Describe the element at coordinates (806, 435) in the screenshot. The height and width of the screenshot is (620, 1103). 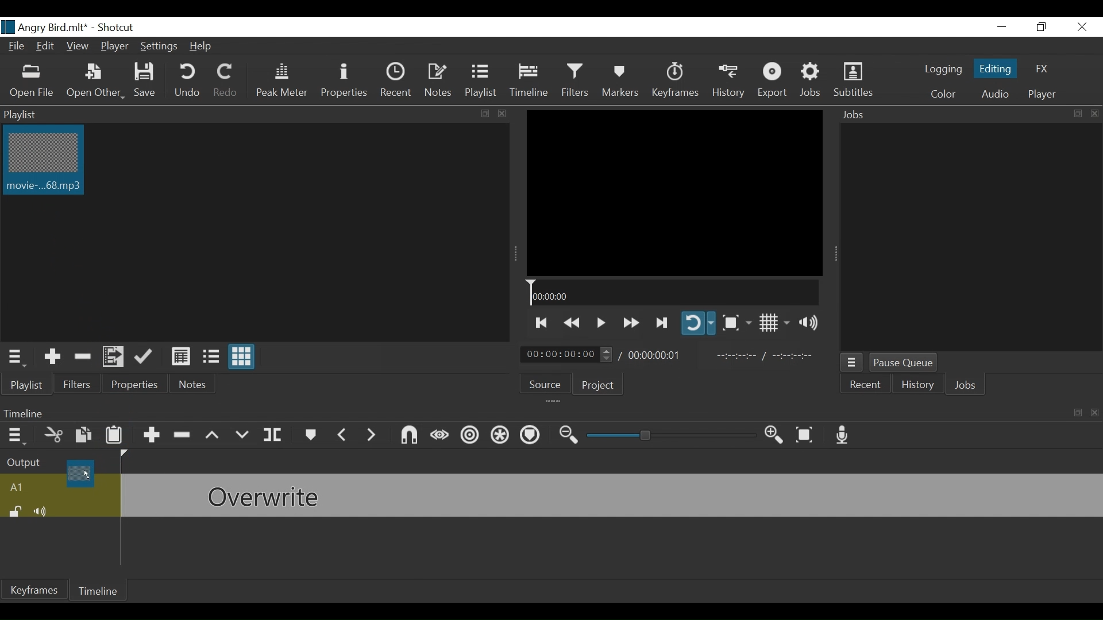
I see `Zoom to fit` at that location.